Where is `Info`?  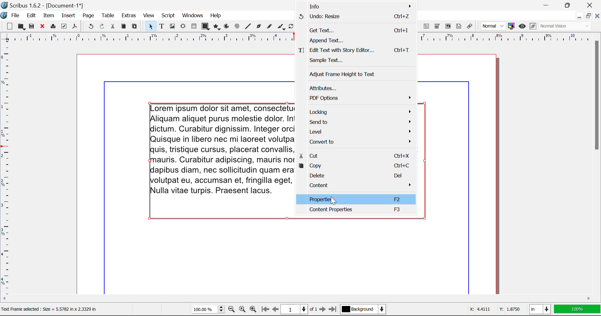
Info is located at coordinates (354, 6).